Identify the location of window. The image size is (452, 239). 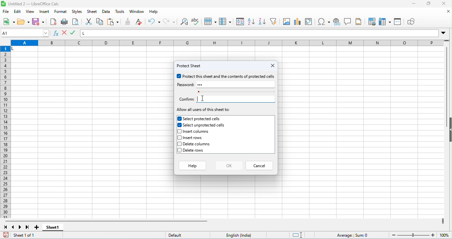
(136, 12).